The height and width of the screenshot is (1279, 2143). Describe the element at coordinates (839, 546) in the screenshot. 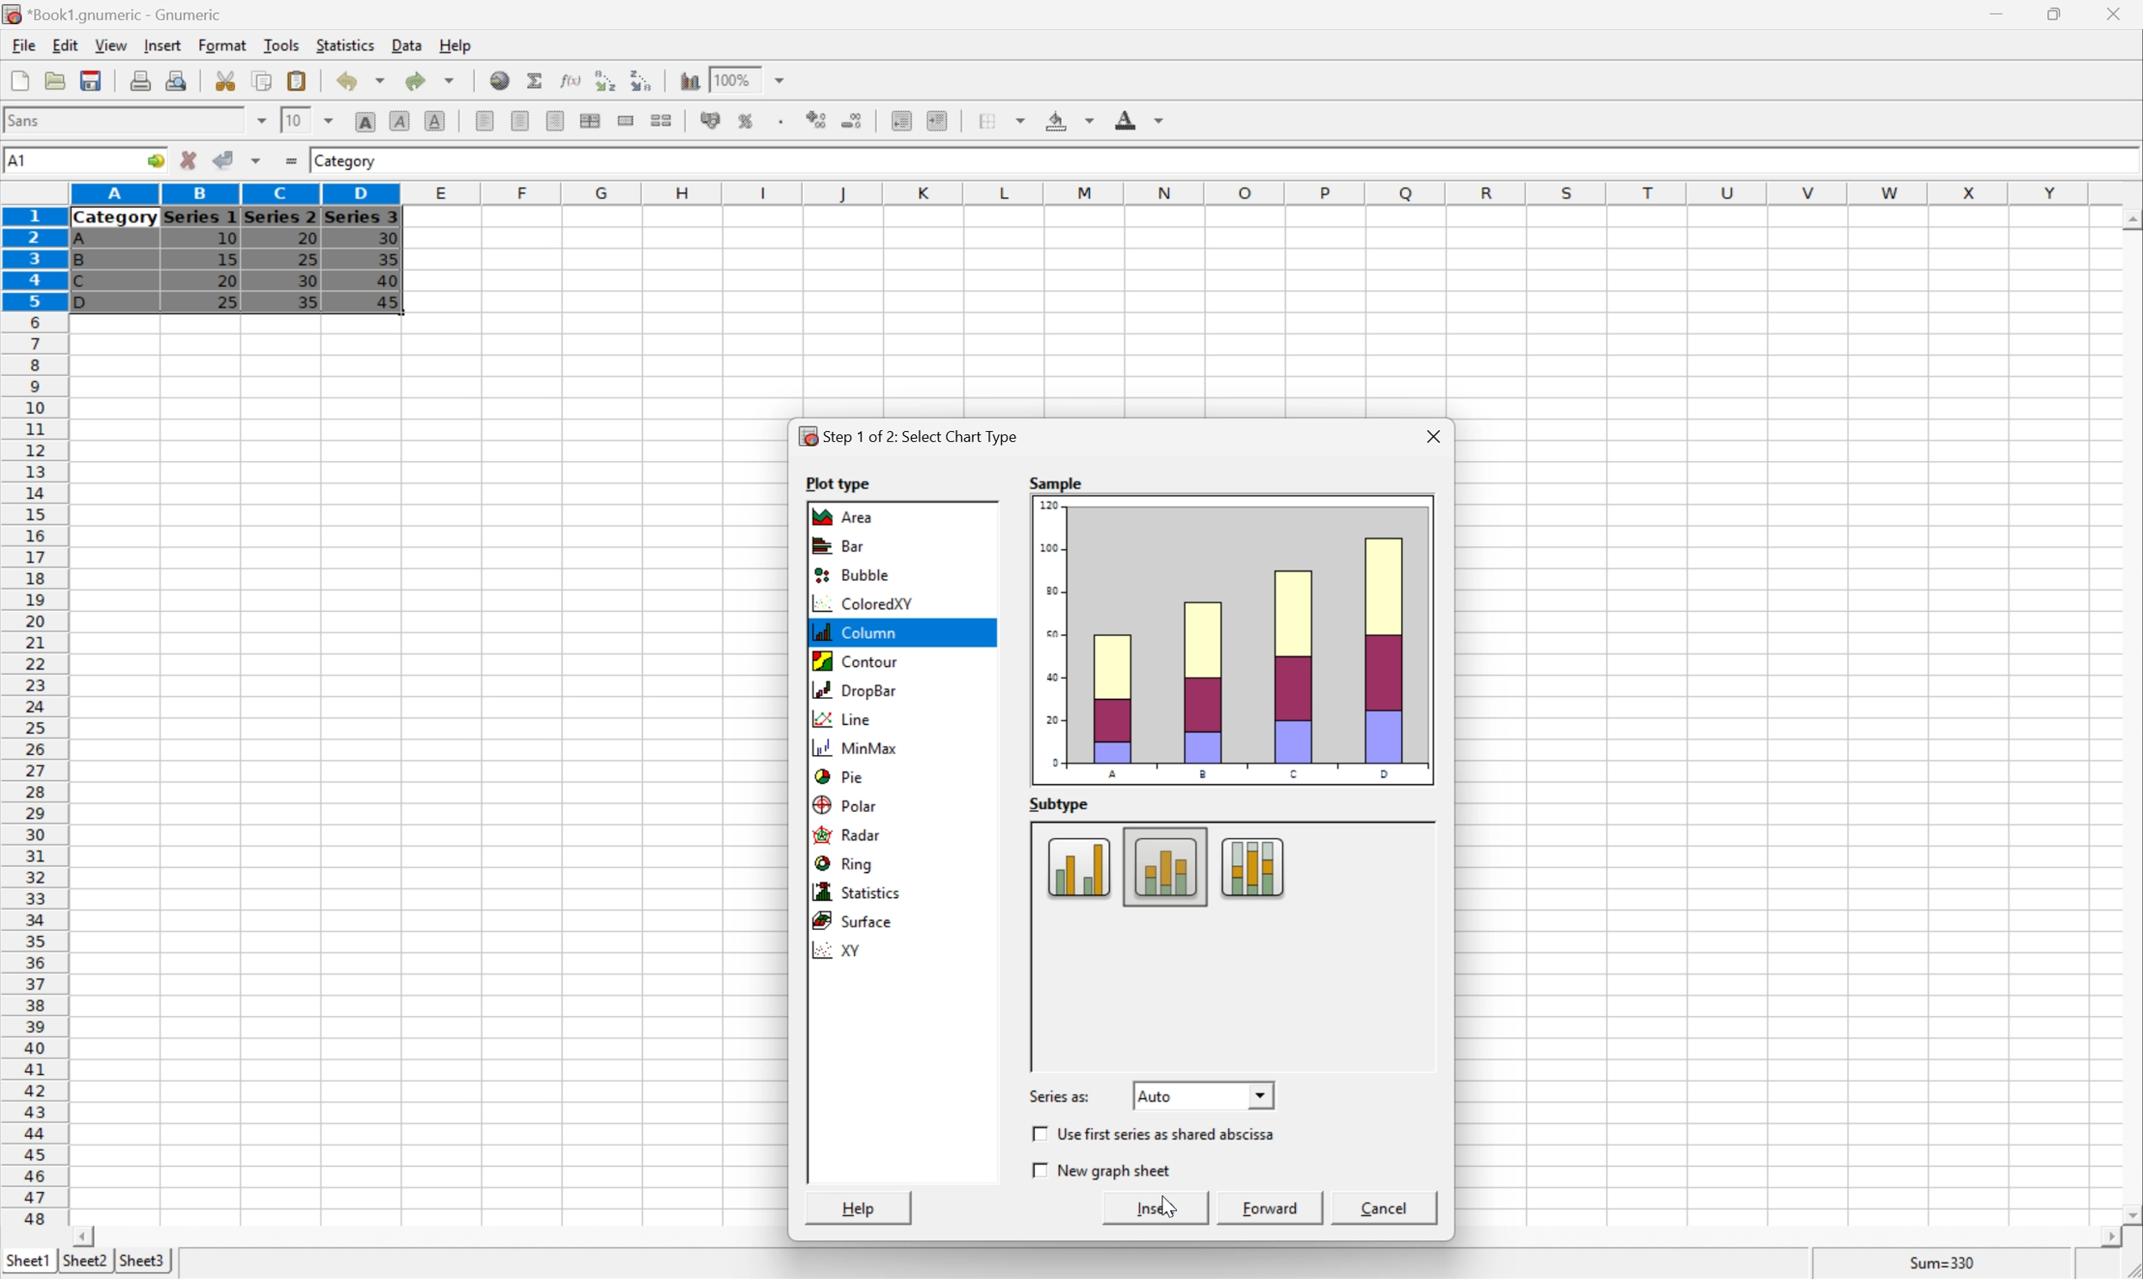

I see `Bar` at that location.